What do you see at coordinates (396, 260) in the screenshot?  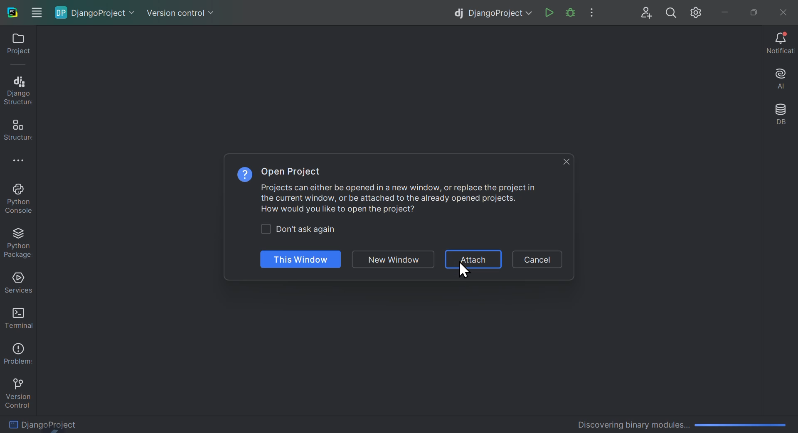 I see `New window` at bounding box center [396, 260].